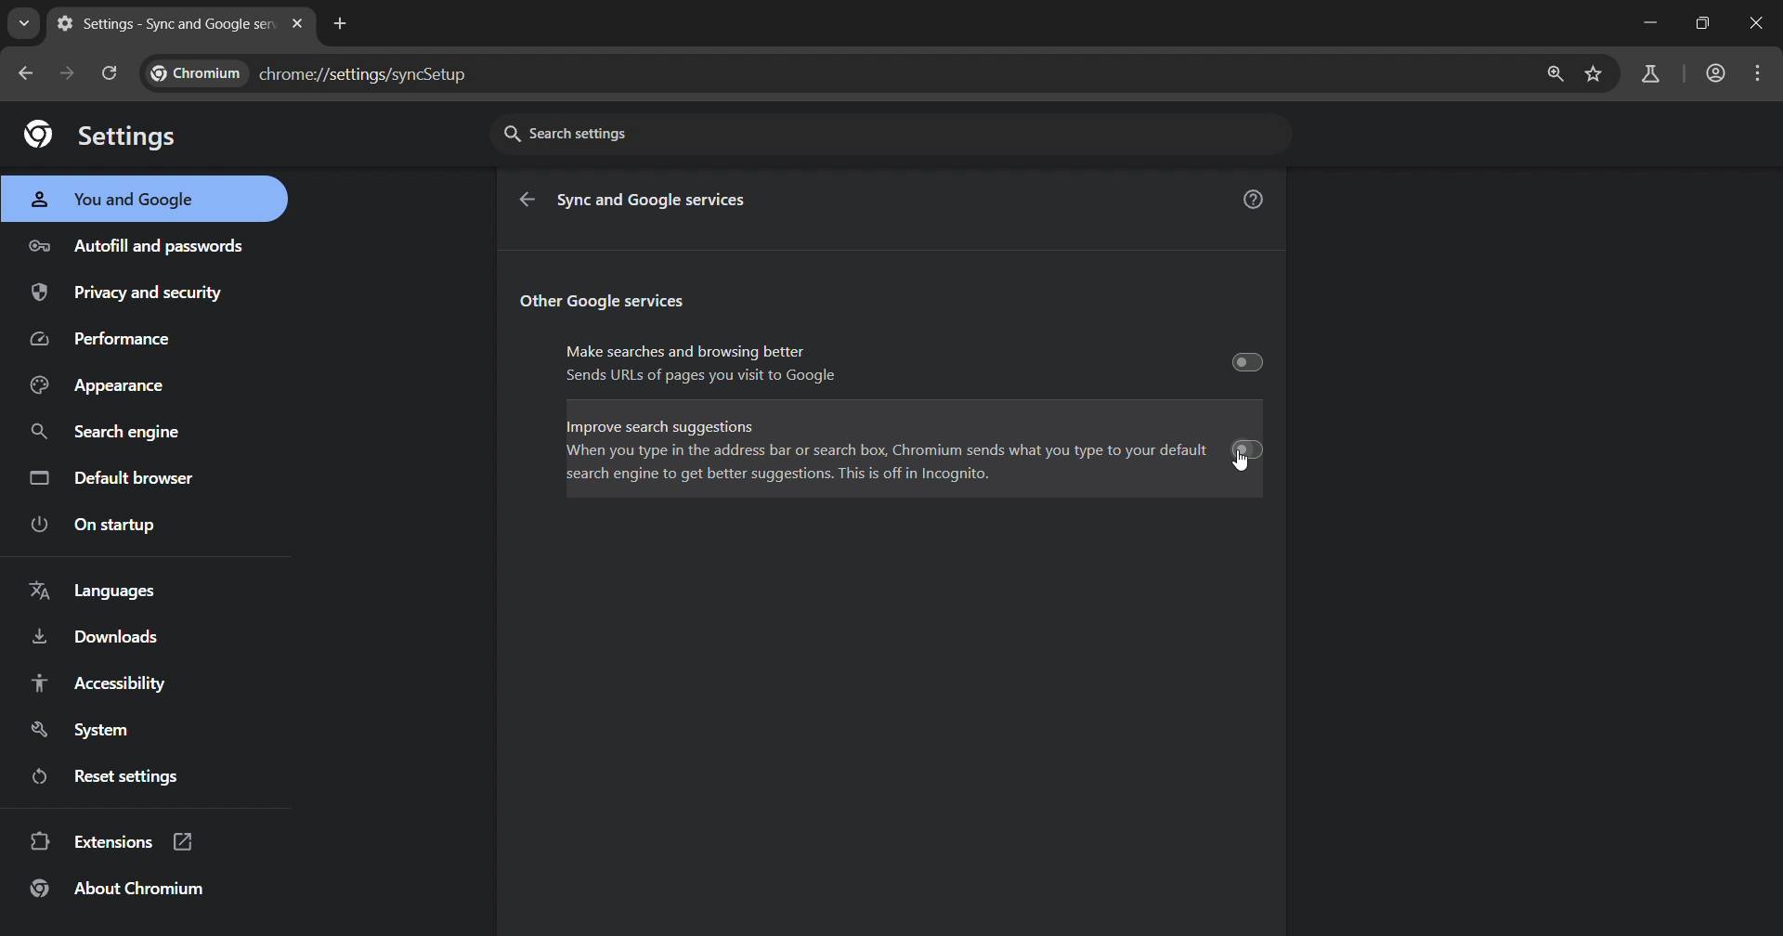 Image resolution: width=1783 pixels, height=936 pixels. Describe the element at coordinates (1759, 25) in the screenshot. I see `remove` at that location.